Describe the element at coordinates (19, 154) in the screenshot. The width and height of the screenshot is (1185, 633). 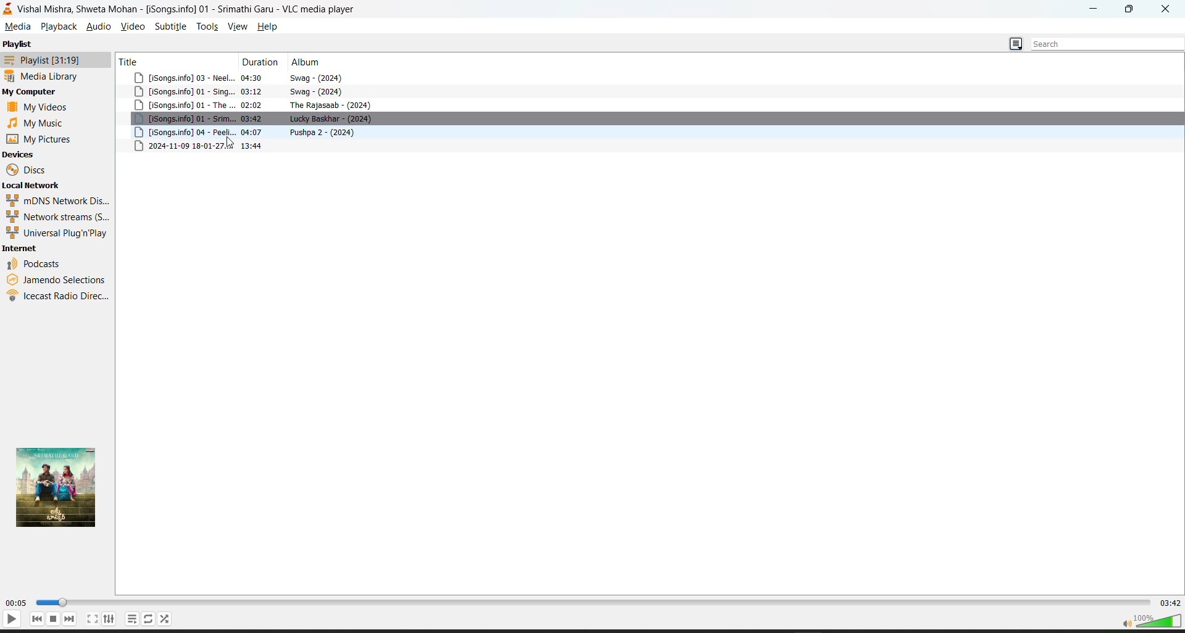
I see `devices` at that location.